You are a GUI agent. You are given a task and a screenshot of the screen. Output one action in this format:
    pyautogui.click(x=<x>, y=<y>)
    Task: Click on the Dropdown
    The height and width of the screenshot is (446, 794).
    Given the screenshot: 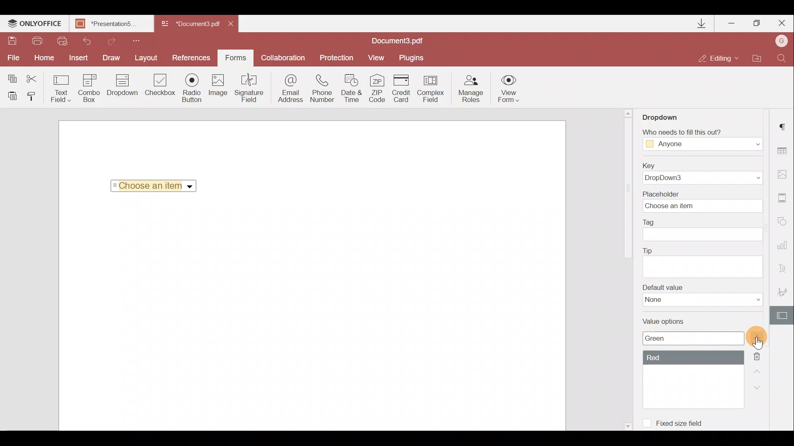 What is the action you would take?
    pyautogui.click(x=191, y=187)
    